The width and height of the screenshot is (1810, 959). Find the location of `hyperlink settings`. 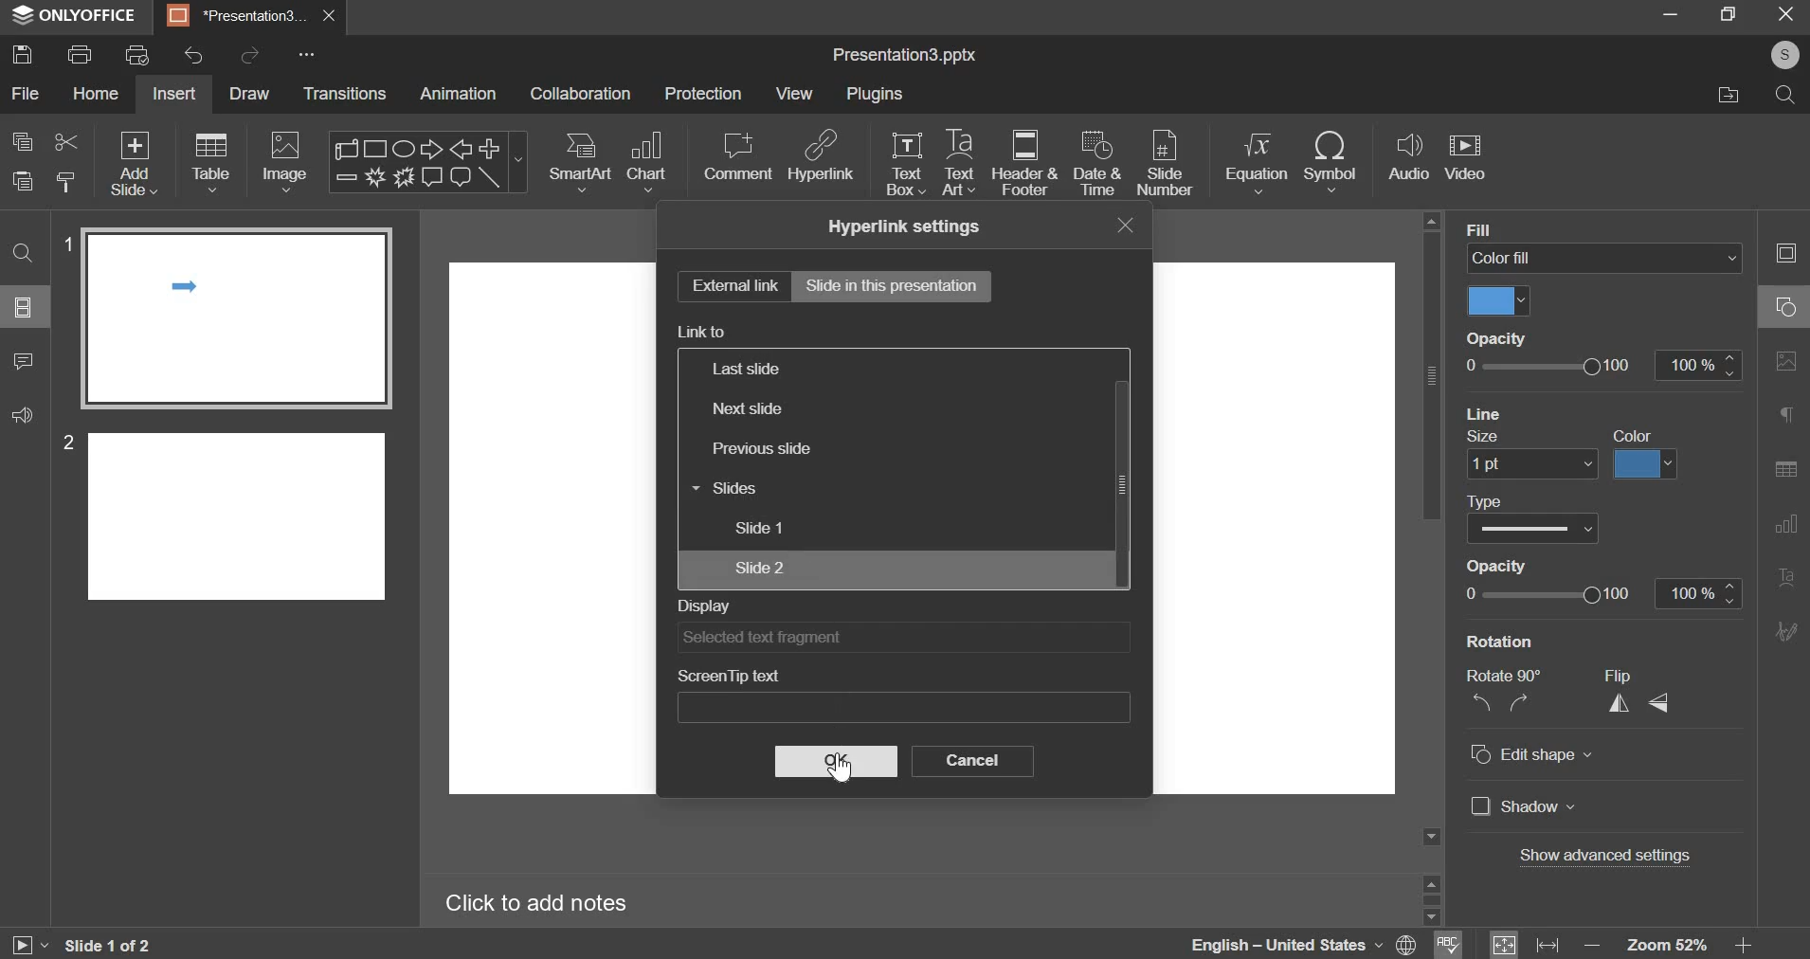

hyperlink settings is located at coordinates (902, 226).